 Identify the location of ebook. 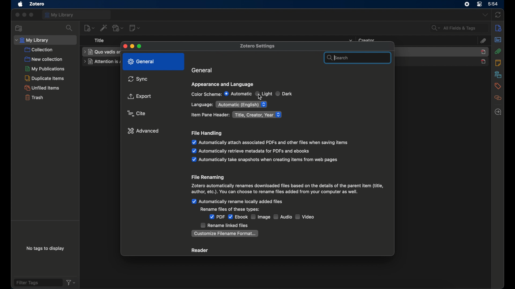
(238, 217).